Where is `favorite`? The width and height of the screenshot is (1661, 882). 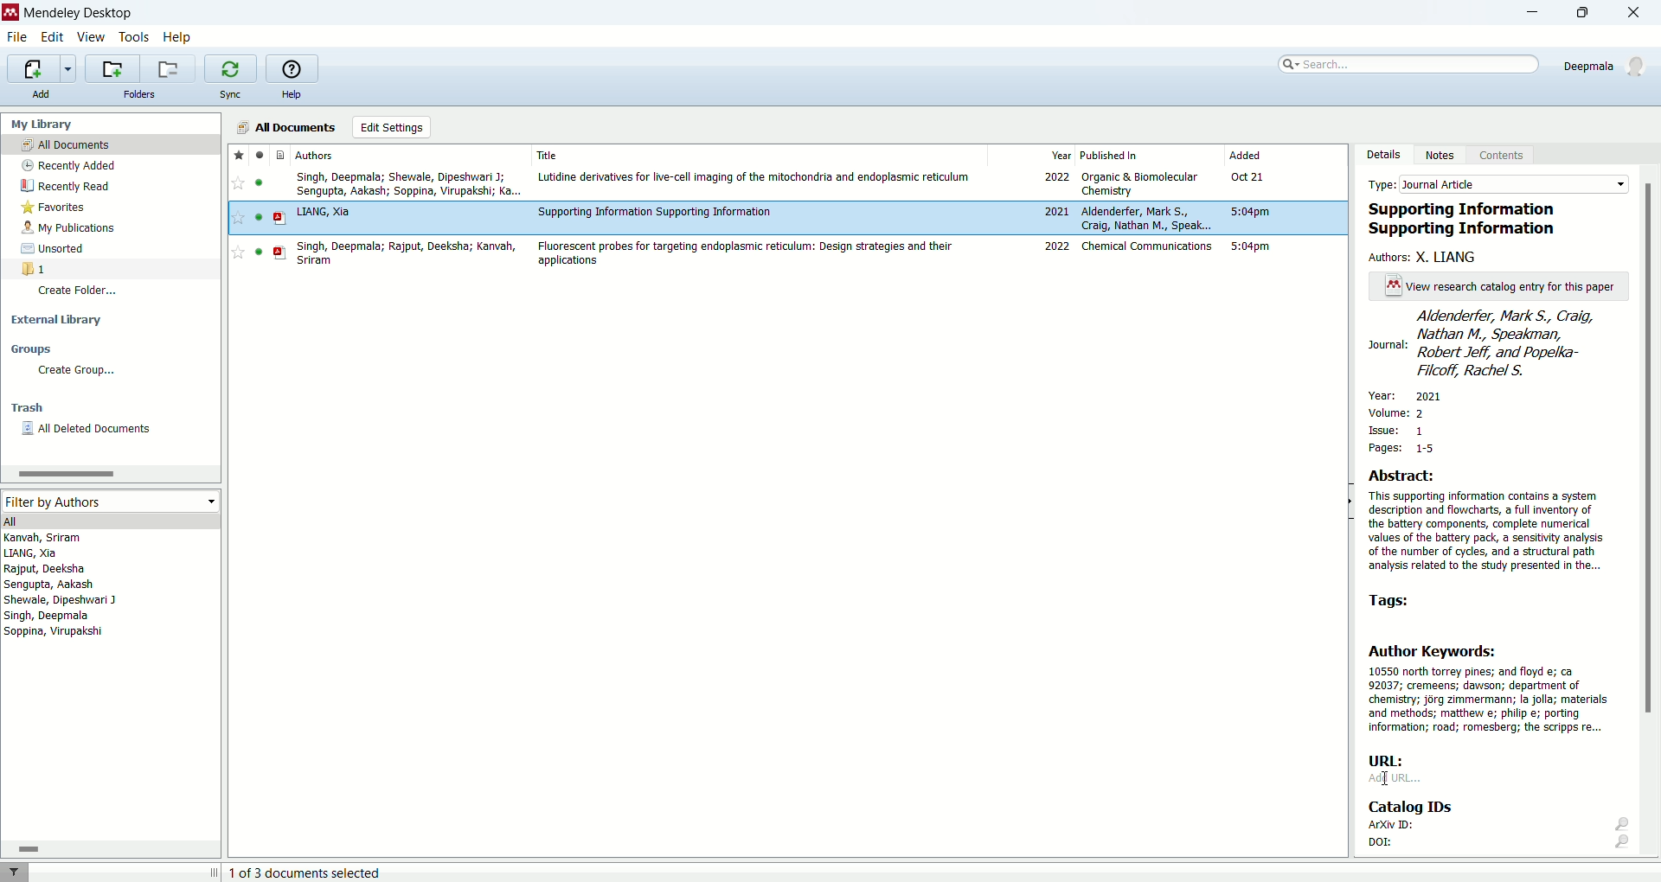
favorite is located at coordinates (238, 217).